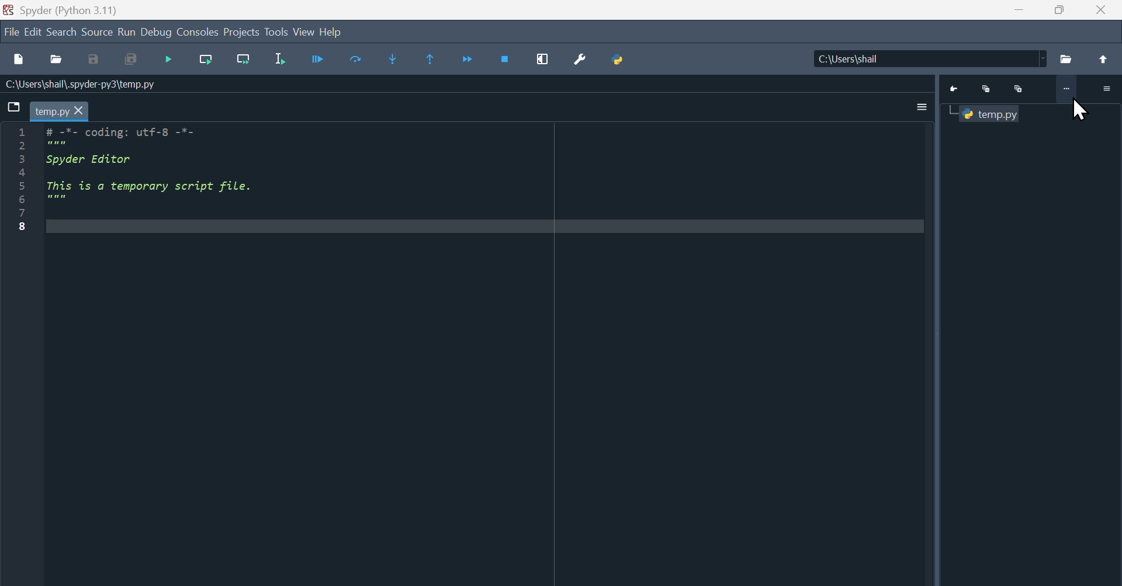 Image resolution: width=1122 pixels, height=586 pixels. I want to click on Run selection, so click(279, 61).